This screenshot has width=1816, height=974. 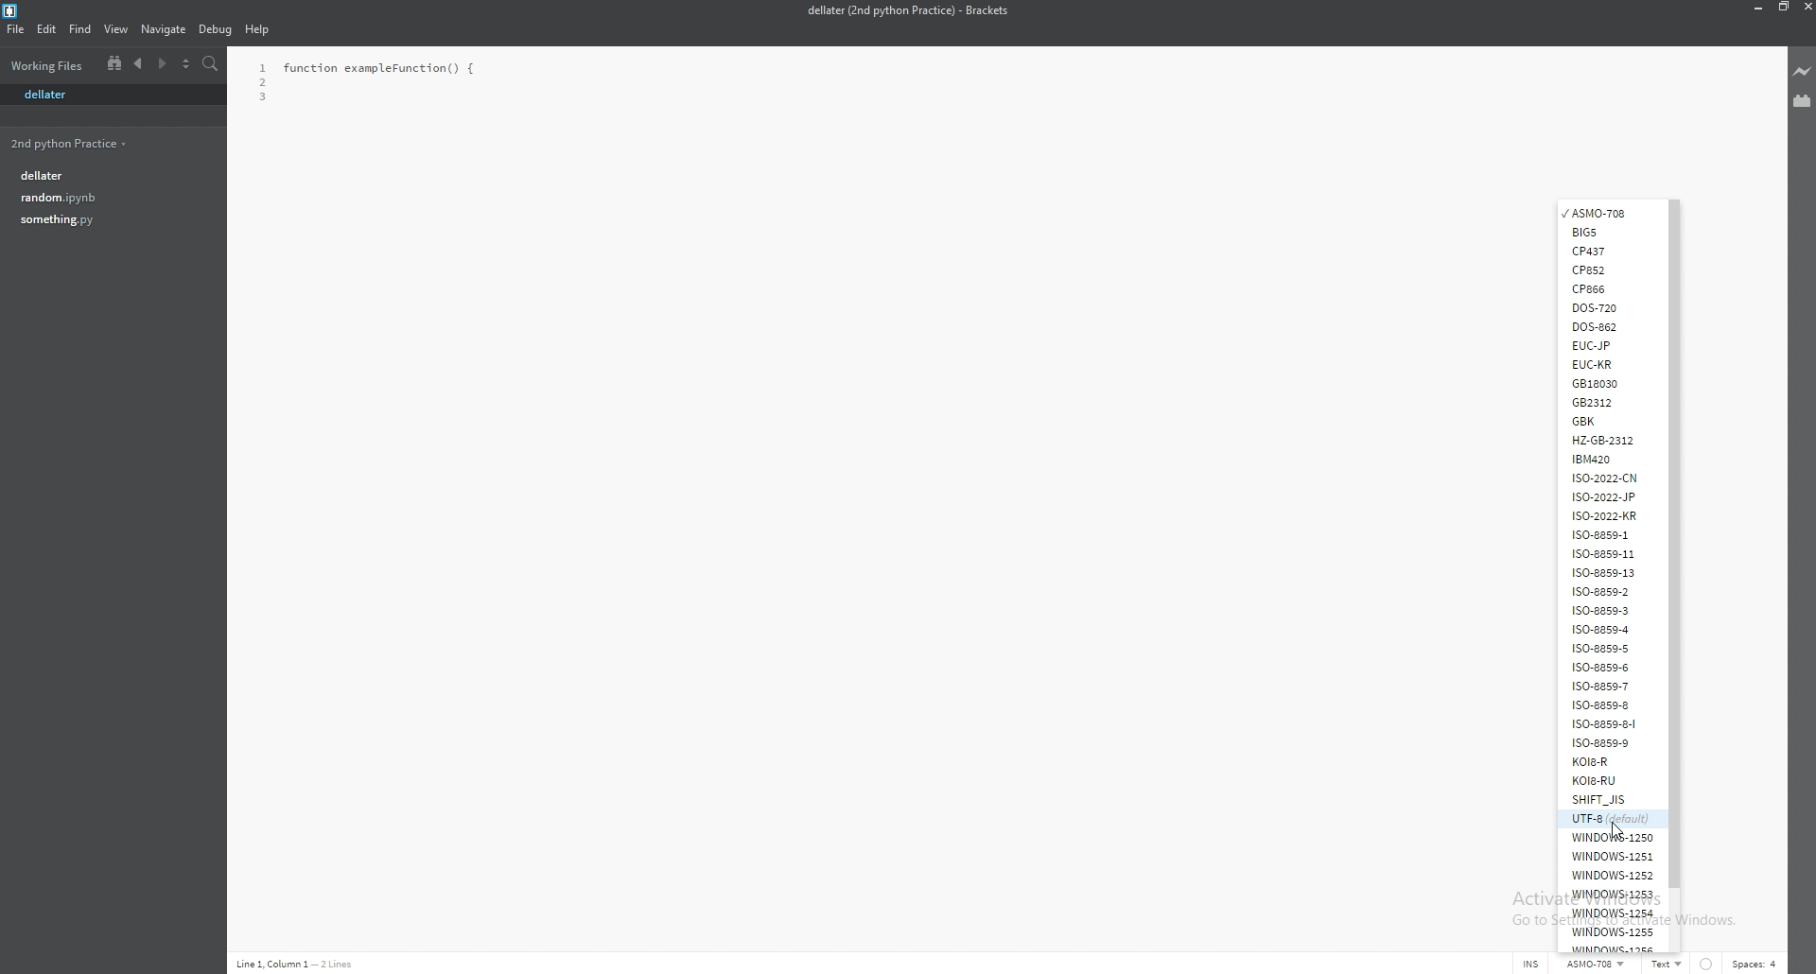 What do you see at coordinates (1612, 667) in the screenshot?
I see `iso-8859-6` at bounding box center [1612, 667].